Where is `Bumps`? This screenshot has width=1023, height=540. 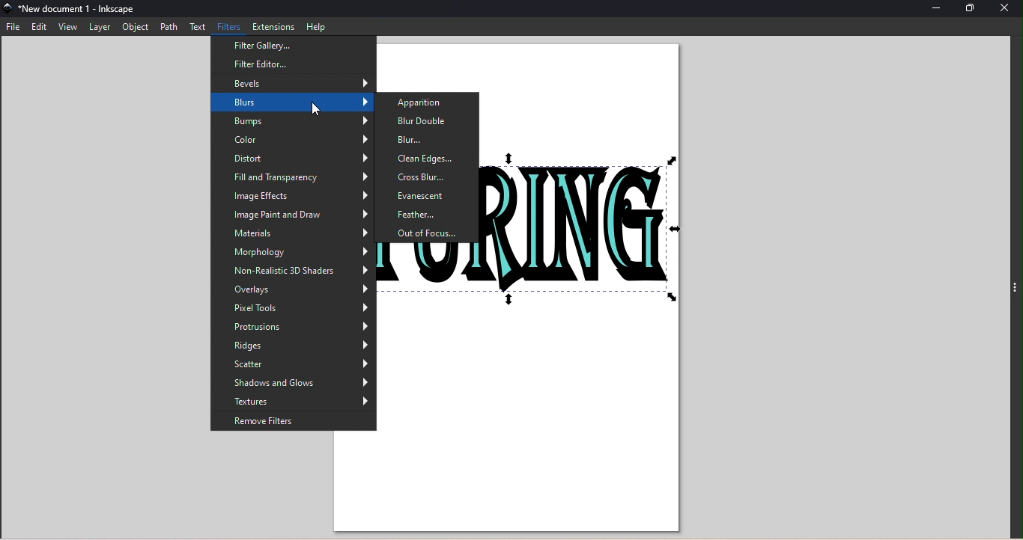 Bumps is located at coordinates (292, 122).